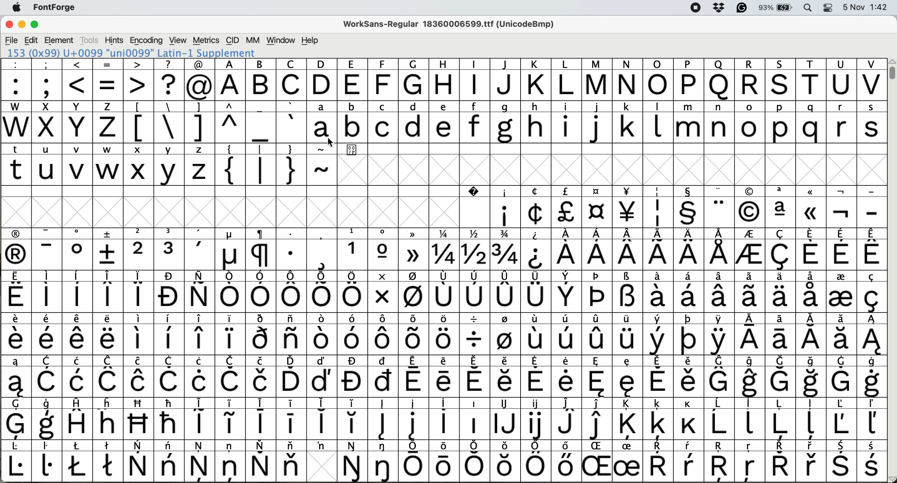  What do you see at coordinates (208, 40) in the screenshot?
I see `metrics` at bounding box center [208, 40].